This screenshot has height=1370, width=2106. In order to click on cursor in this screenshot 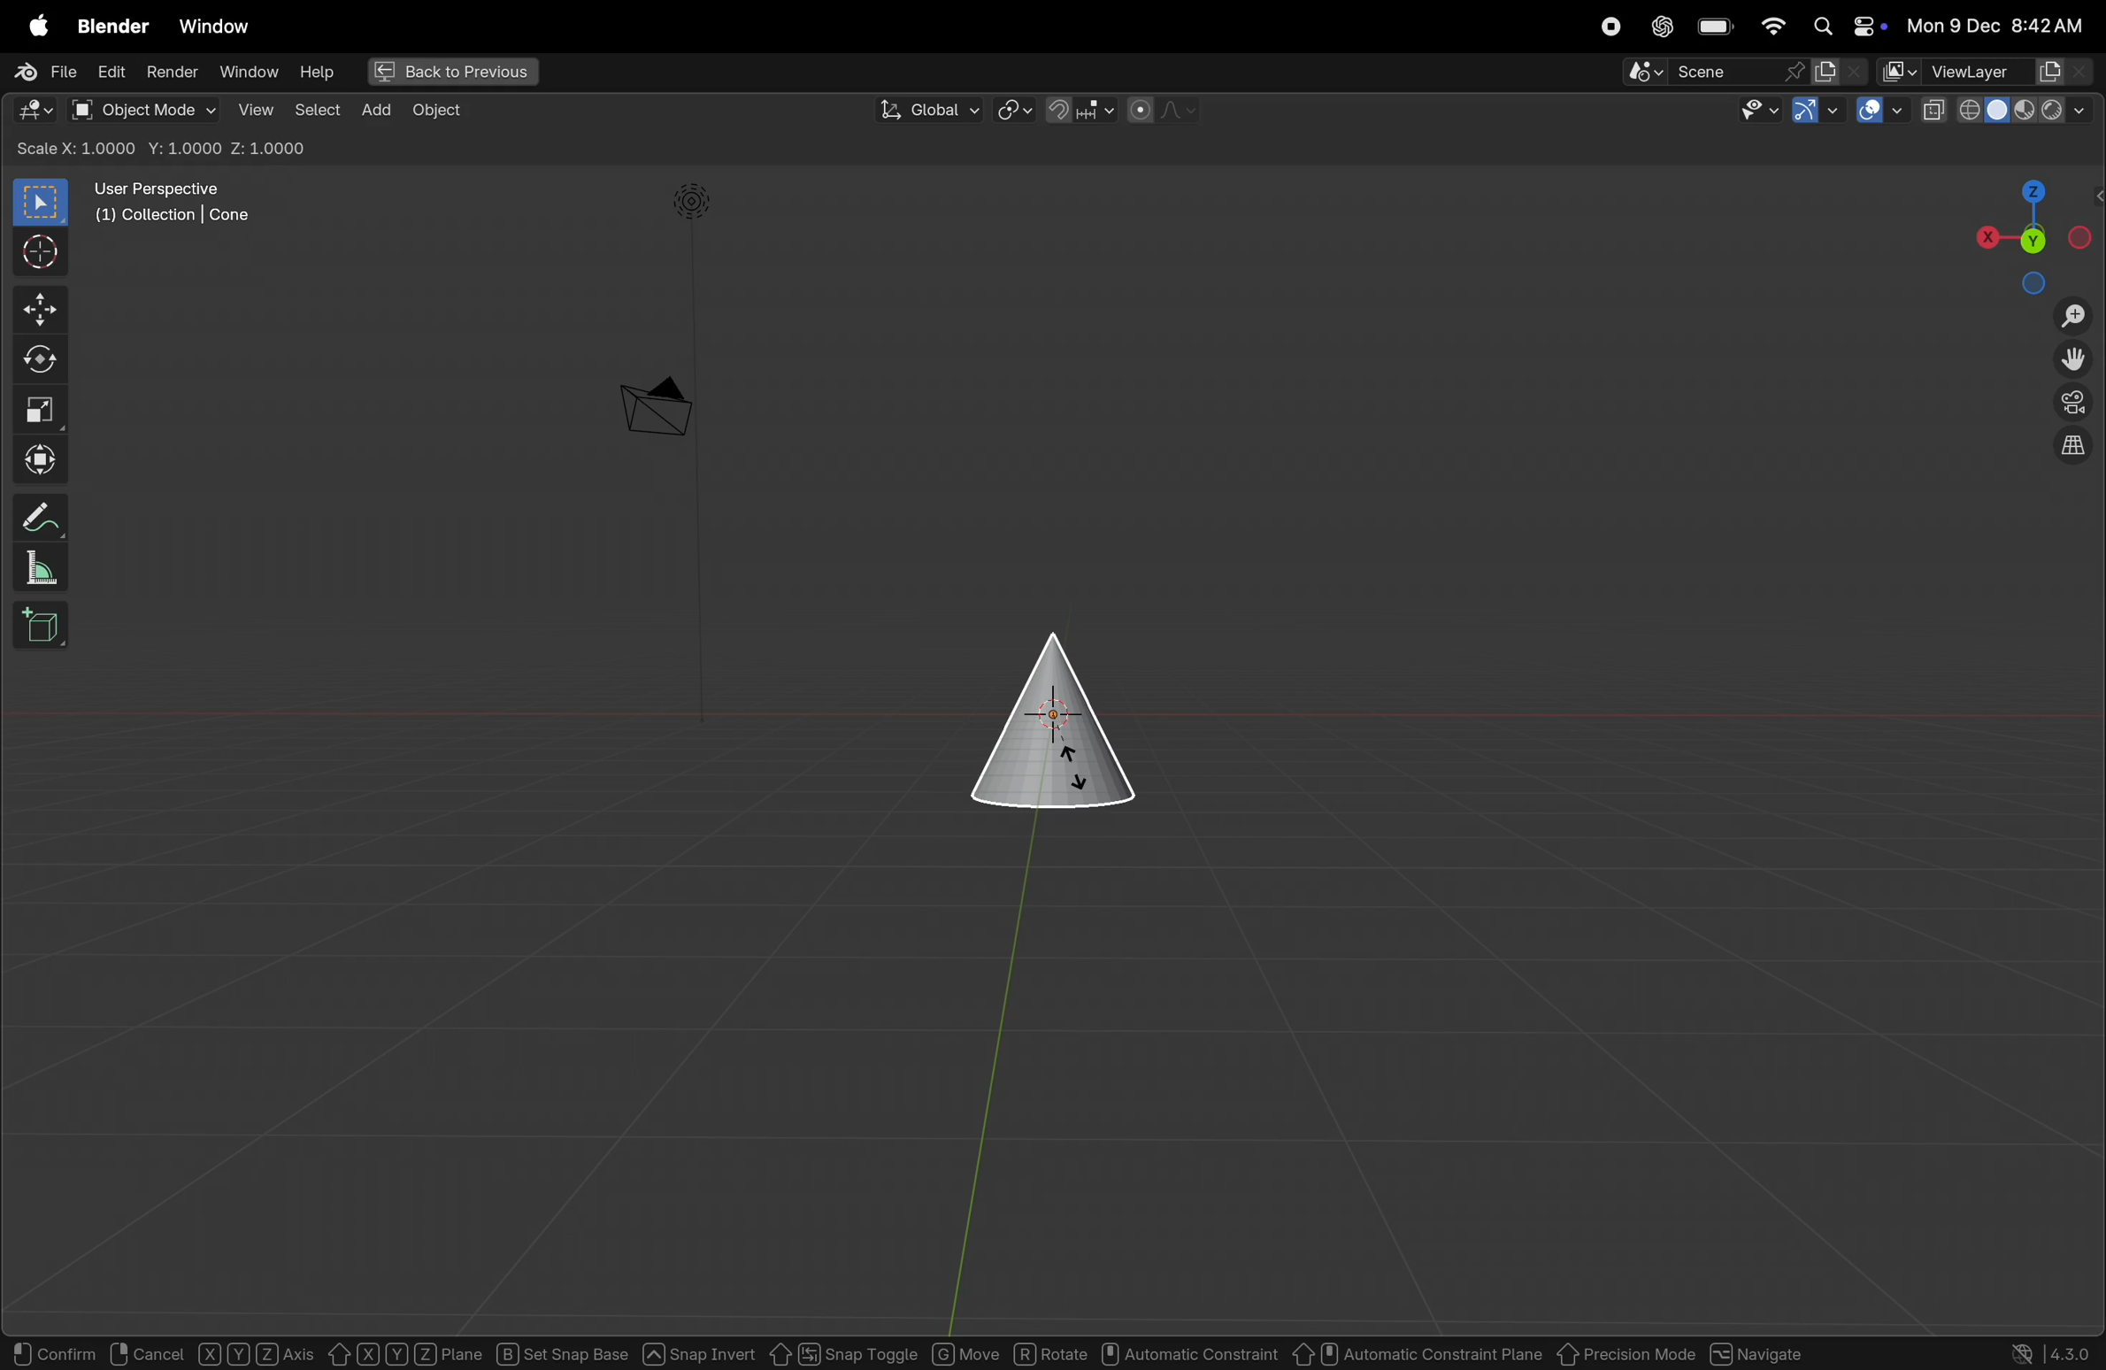, I will do `click(34, 252)`.